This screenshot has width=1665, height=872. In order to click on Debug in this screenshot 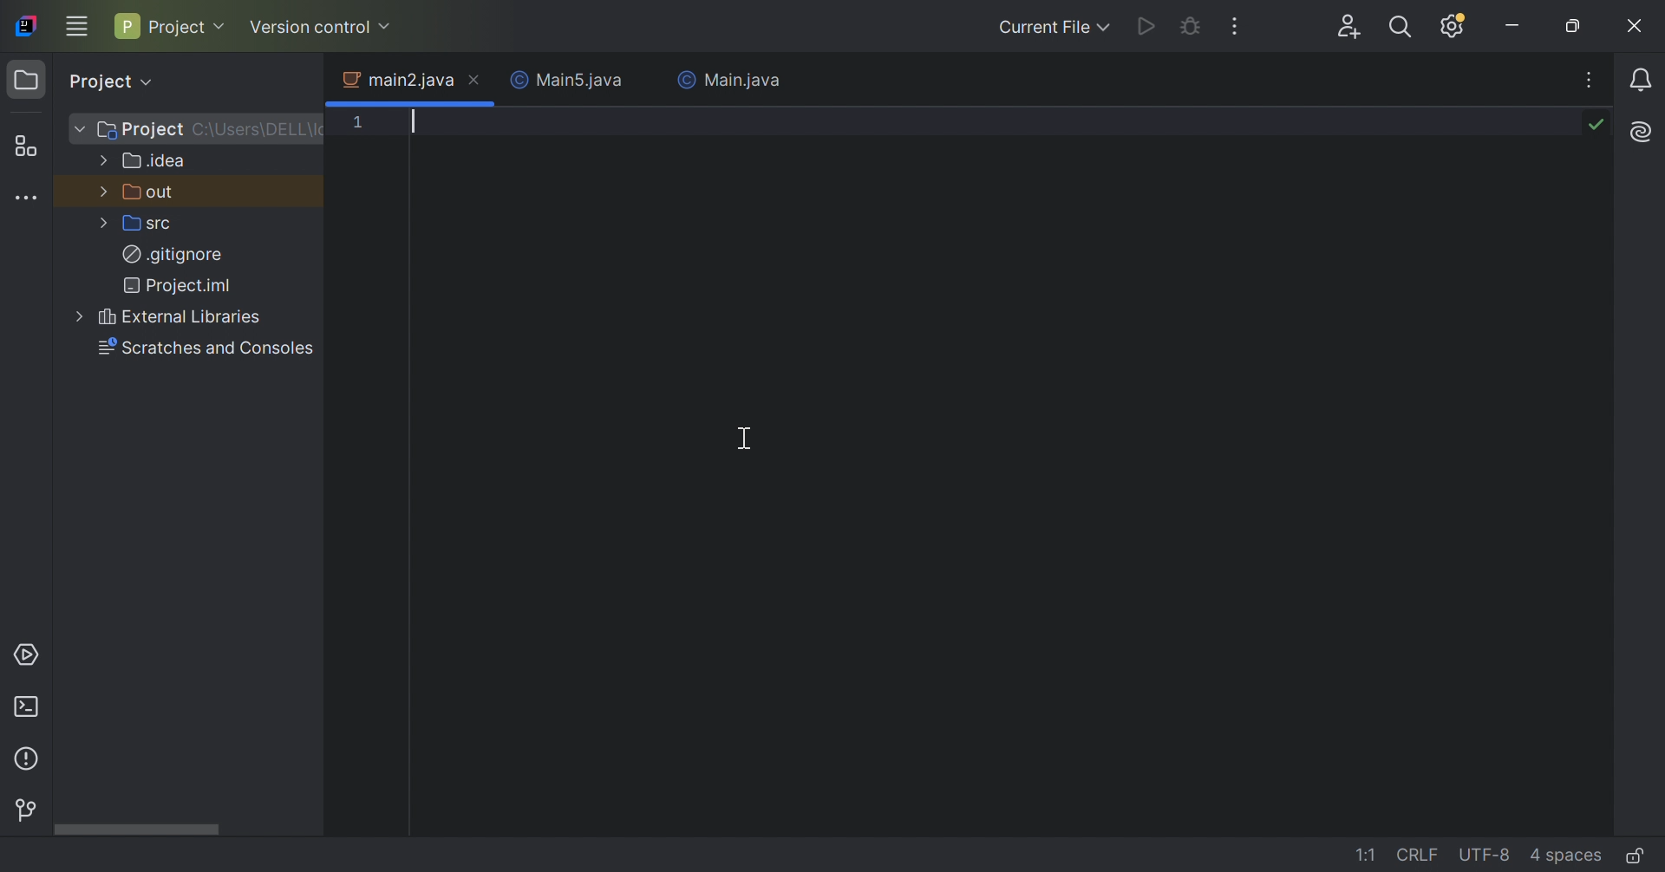, I will do `click(1189, 27)`.